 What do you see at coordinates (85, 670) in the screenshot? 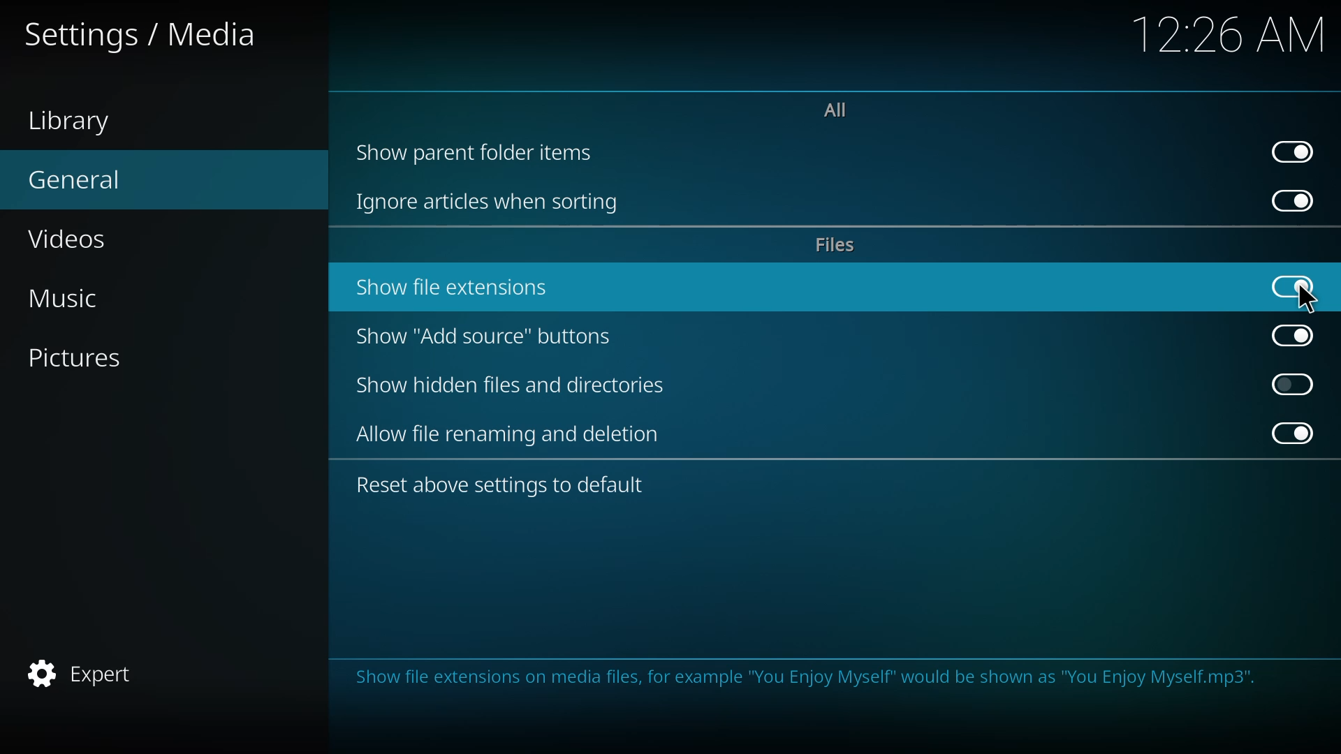
I see `expert` at bounding box center [85, 670].